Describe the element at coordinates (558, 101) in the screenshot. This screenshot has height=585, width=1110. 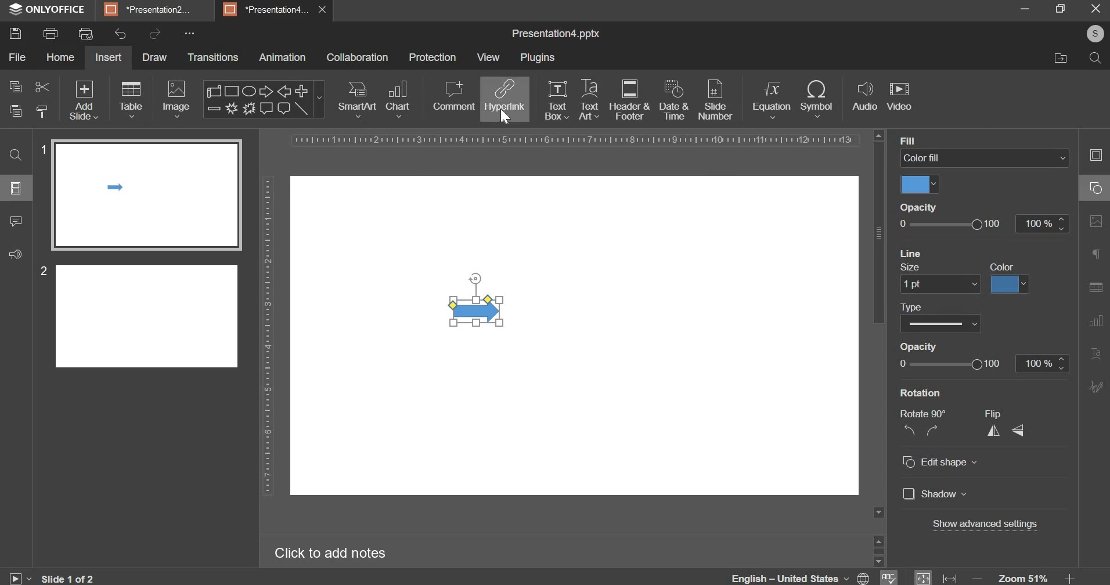
I see `text box` at that location.